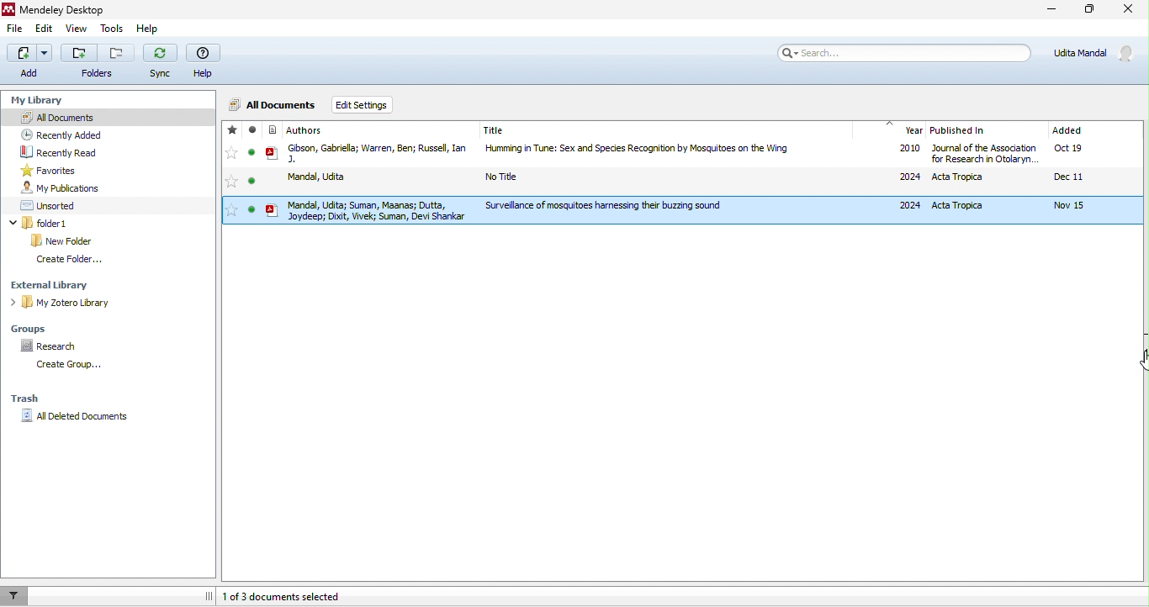 This screenshot has height=607, width=1149. I want to click on my library, so click(46, 102).